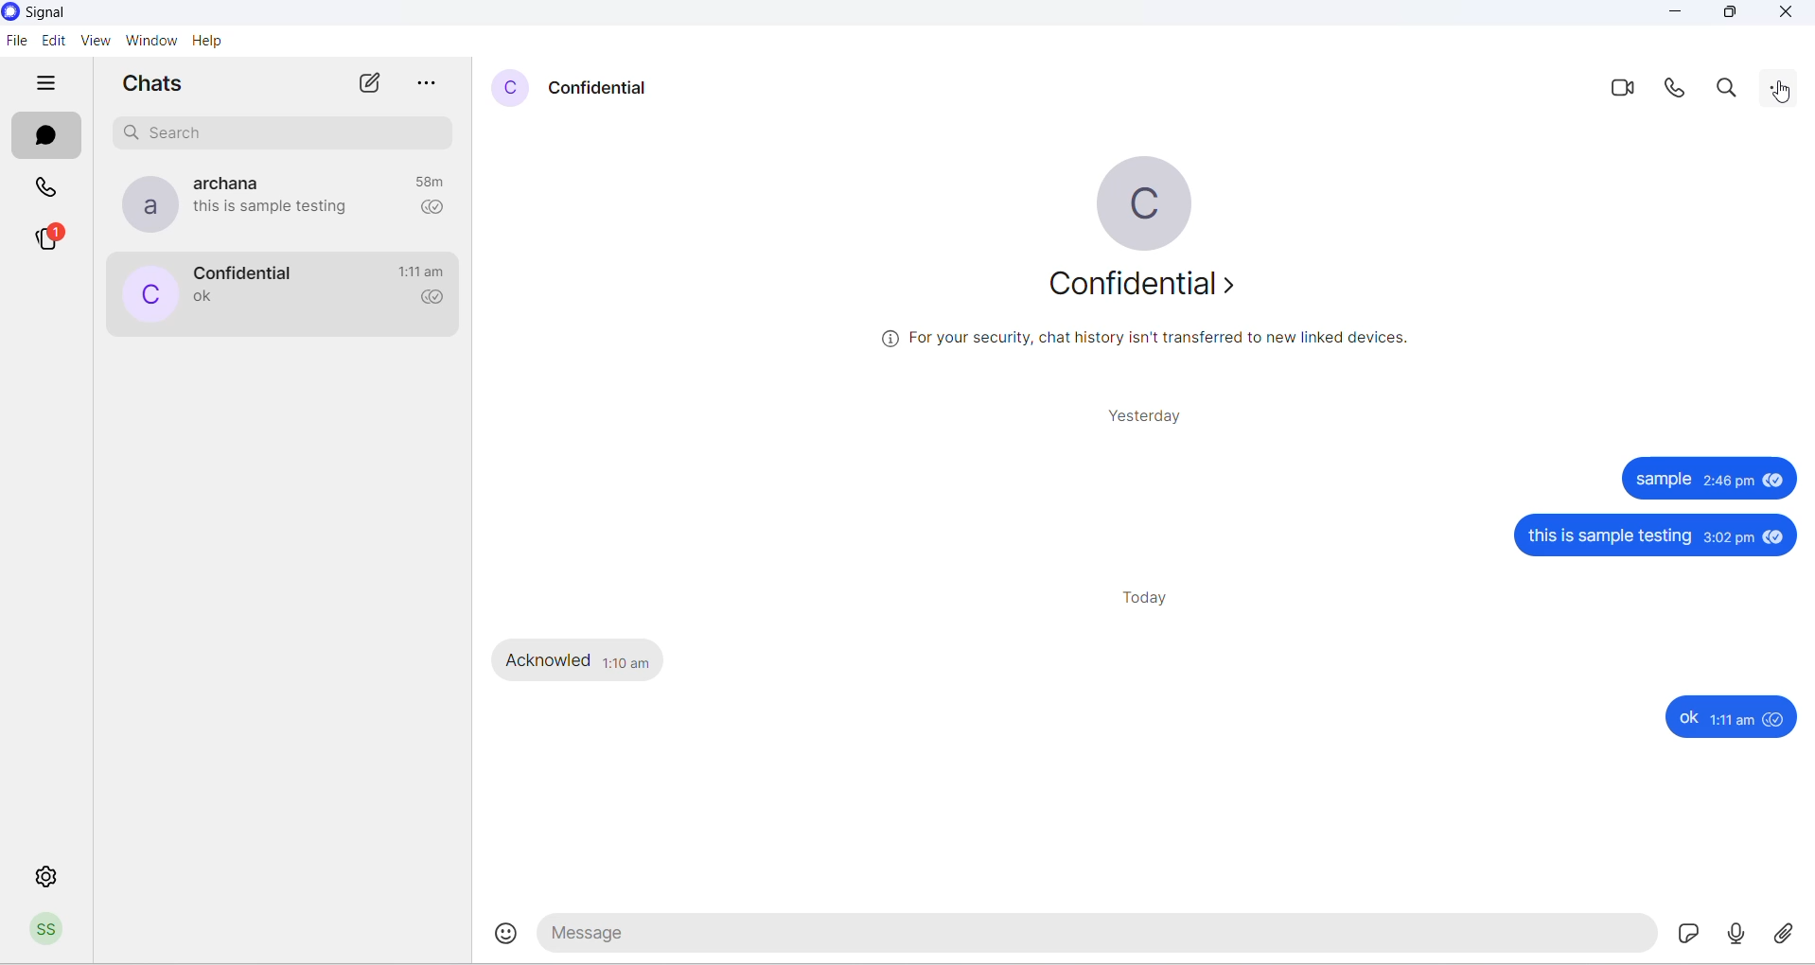 This screenshot has height=965, width=1815. What do you see at coordinates (1790, 937) in the screenshot?
I see `share attachment` at bounding box center [1790, 937].